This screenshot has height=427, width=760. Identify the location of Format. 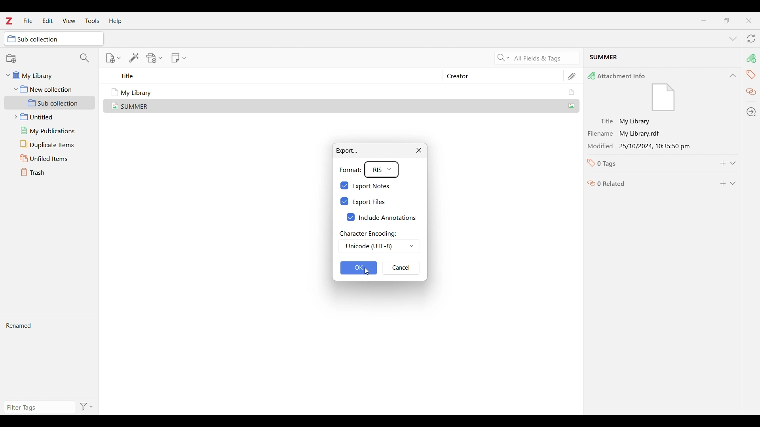
(349, 170).